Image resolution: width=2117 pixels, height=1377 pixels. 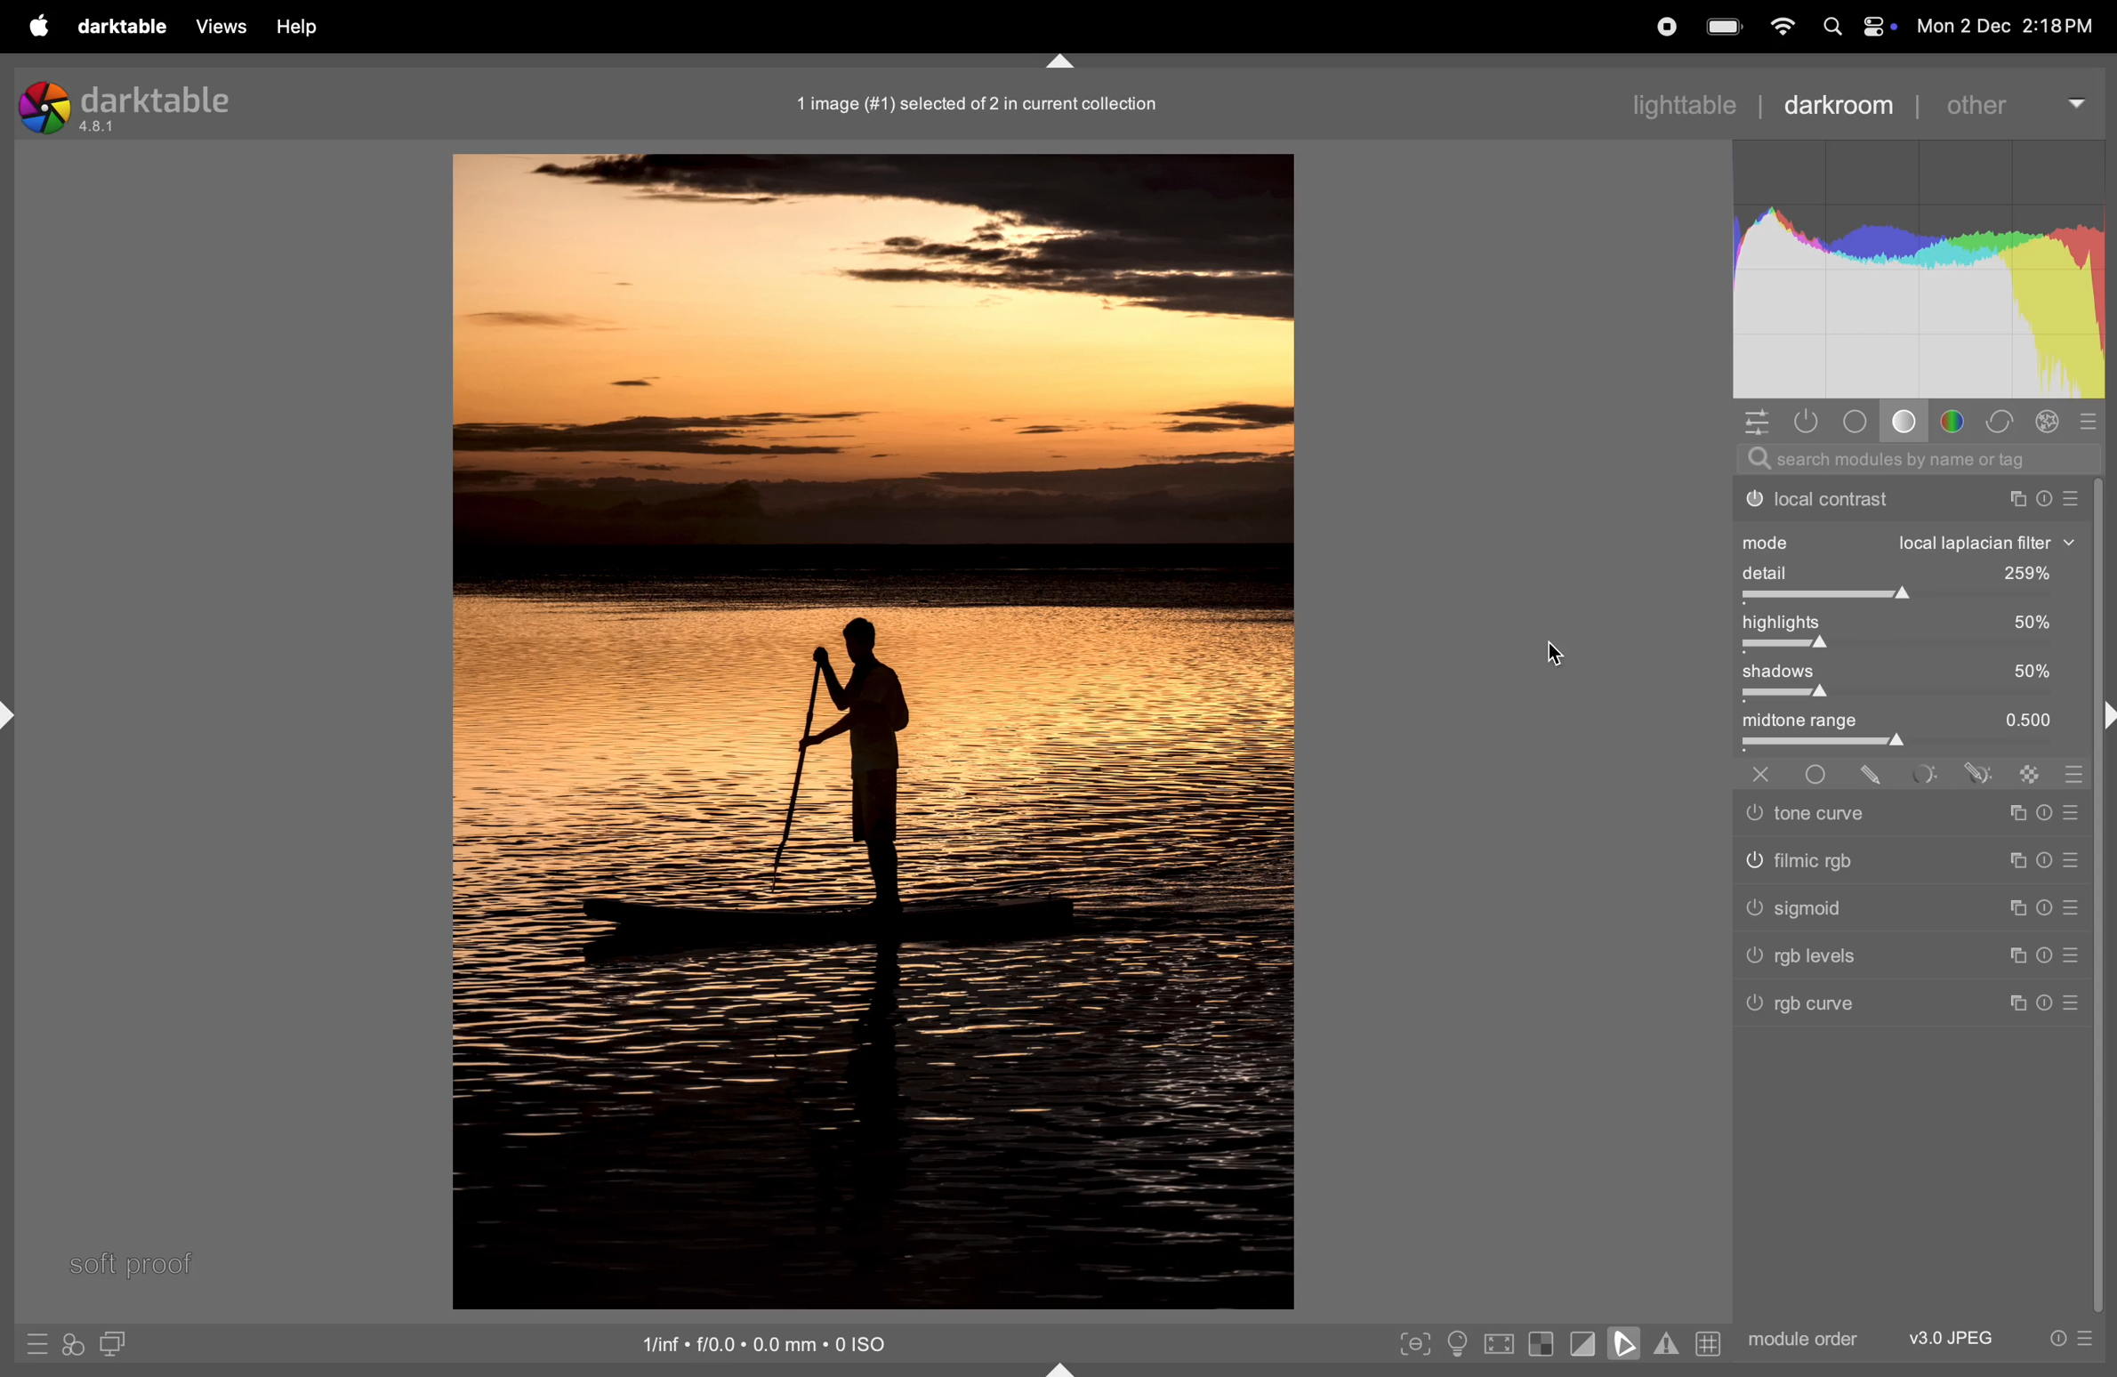 I want to click on sign , so click(x=2044, y=861).